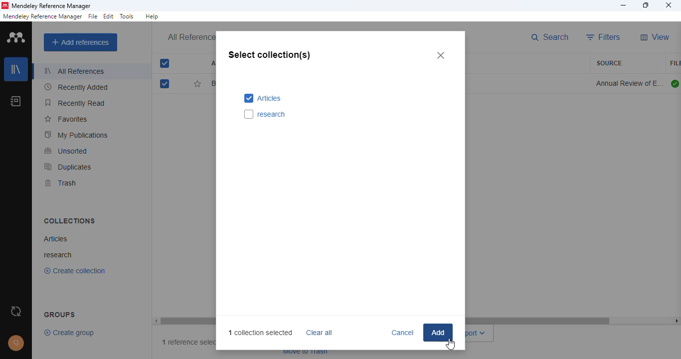  Describe the element at coordinates (441, 55) in the screenshot. I see `close` at that location.